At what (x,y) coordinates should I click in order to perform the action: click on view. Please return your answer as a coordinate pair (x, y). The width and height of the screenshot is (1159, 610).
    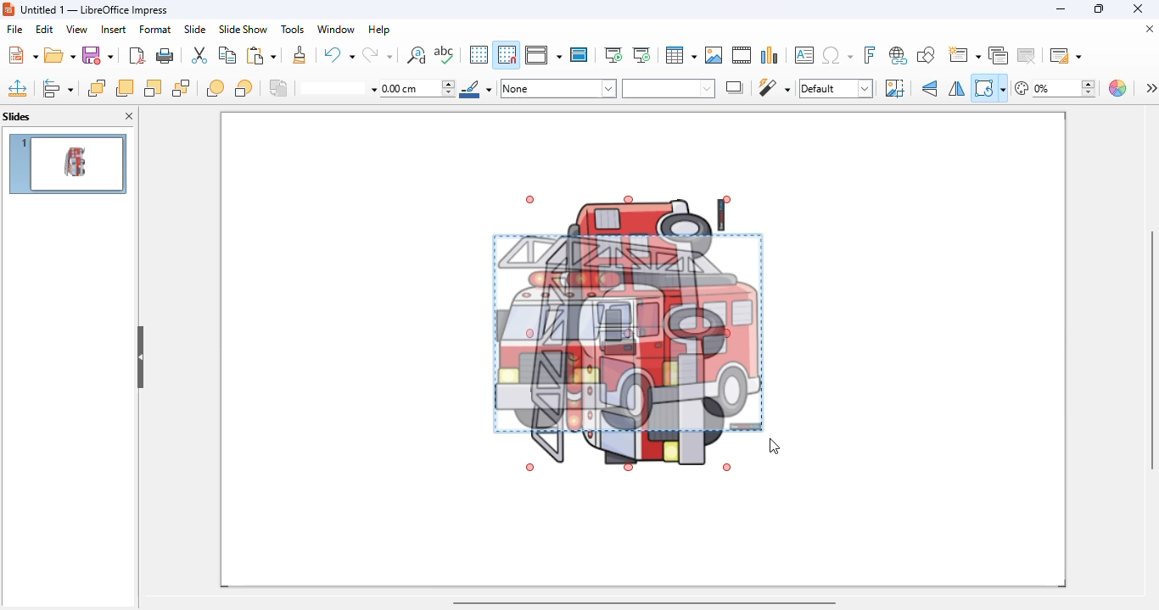
    Looking at the image, I should click on (76, 30).